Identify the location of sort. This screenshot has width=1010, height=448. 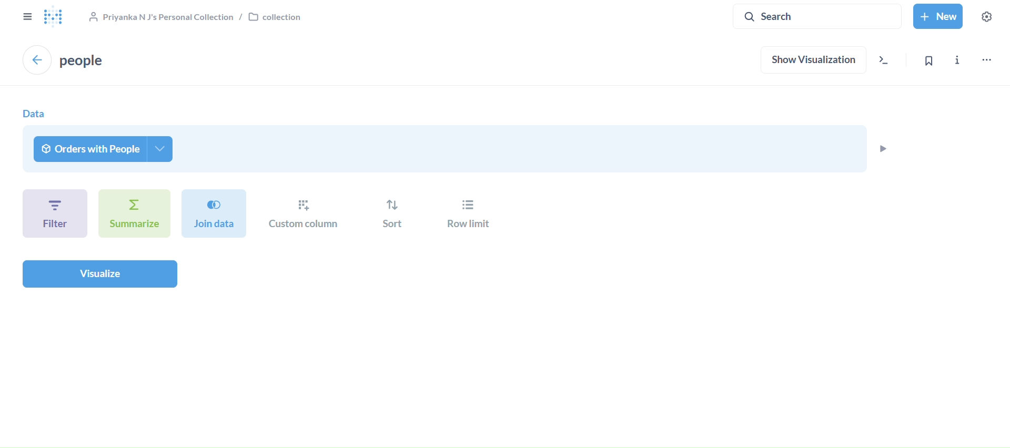
(392, 215).